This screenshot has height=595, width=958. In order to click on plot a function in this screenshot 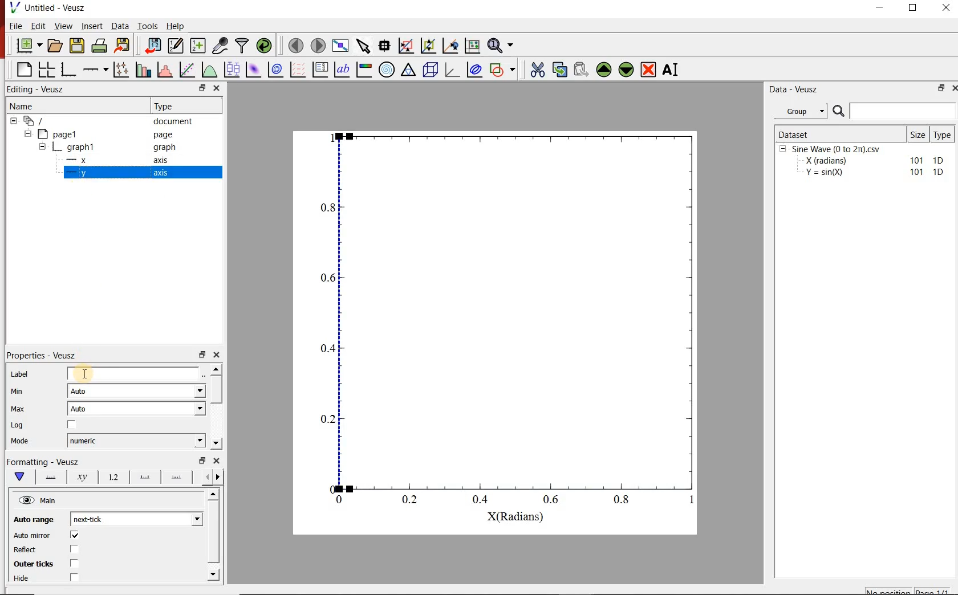, I will do `click(210, 69)`.